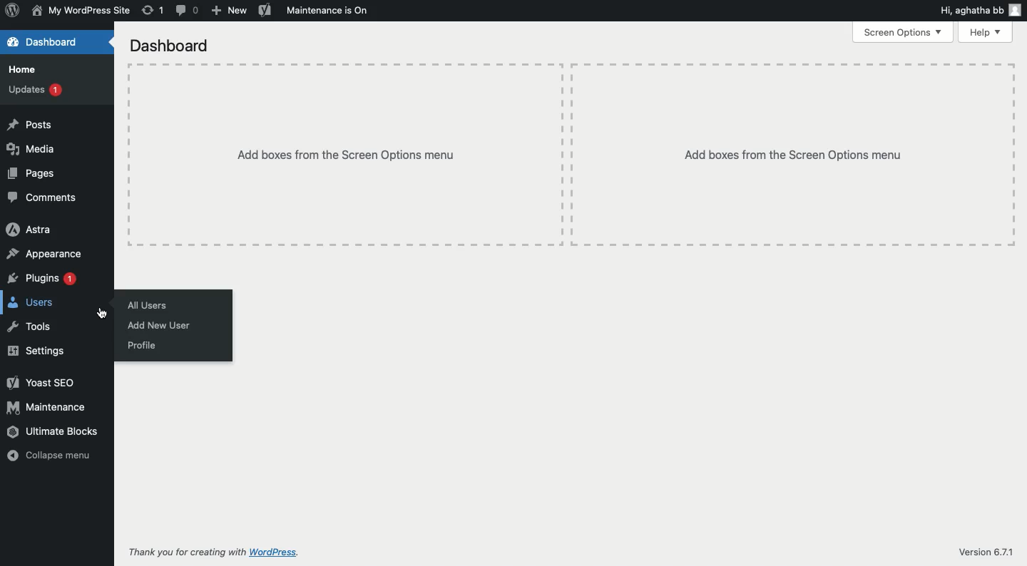  Describe the element at coordinates (170, 46) in the screenshot. I see `Dashboard` at that location.